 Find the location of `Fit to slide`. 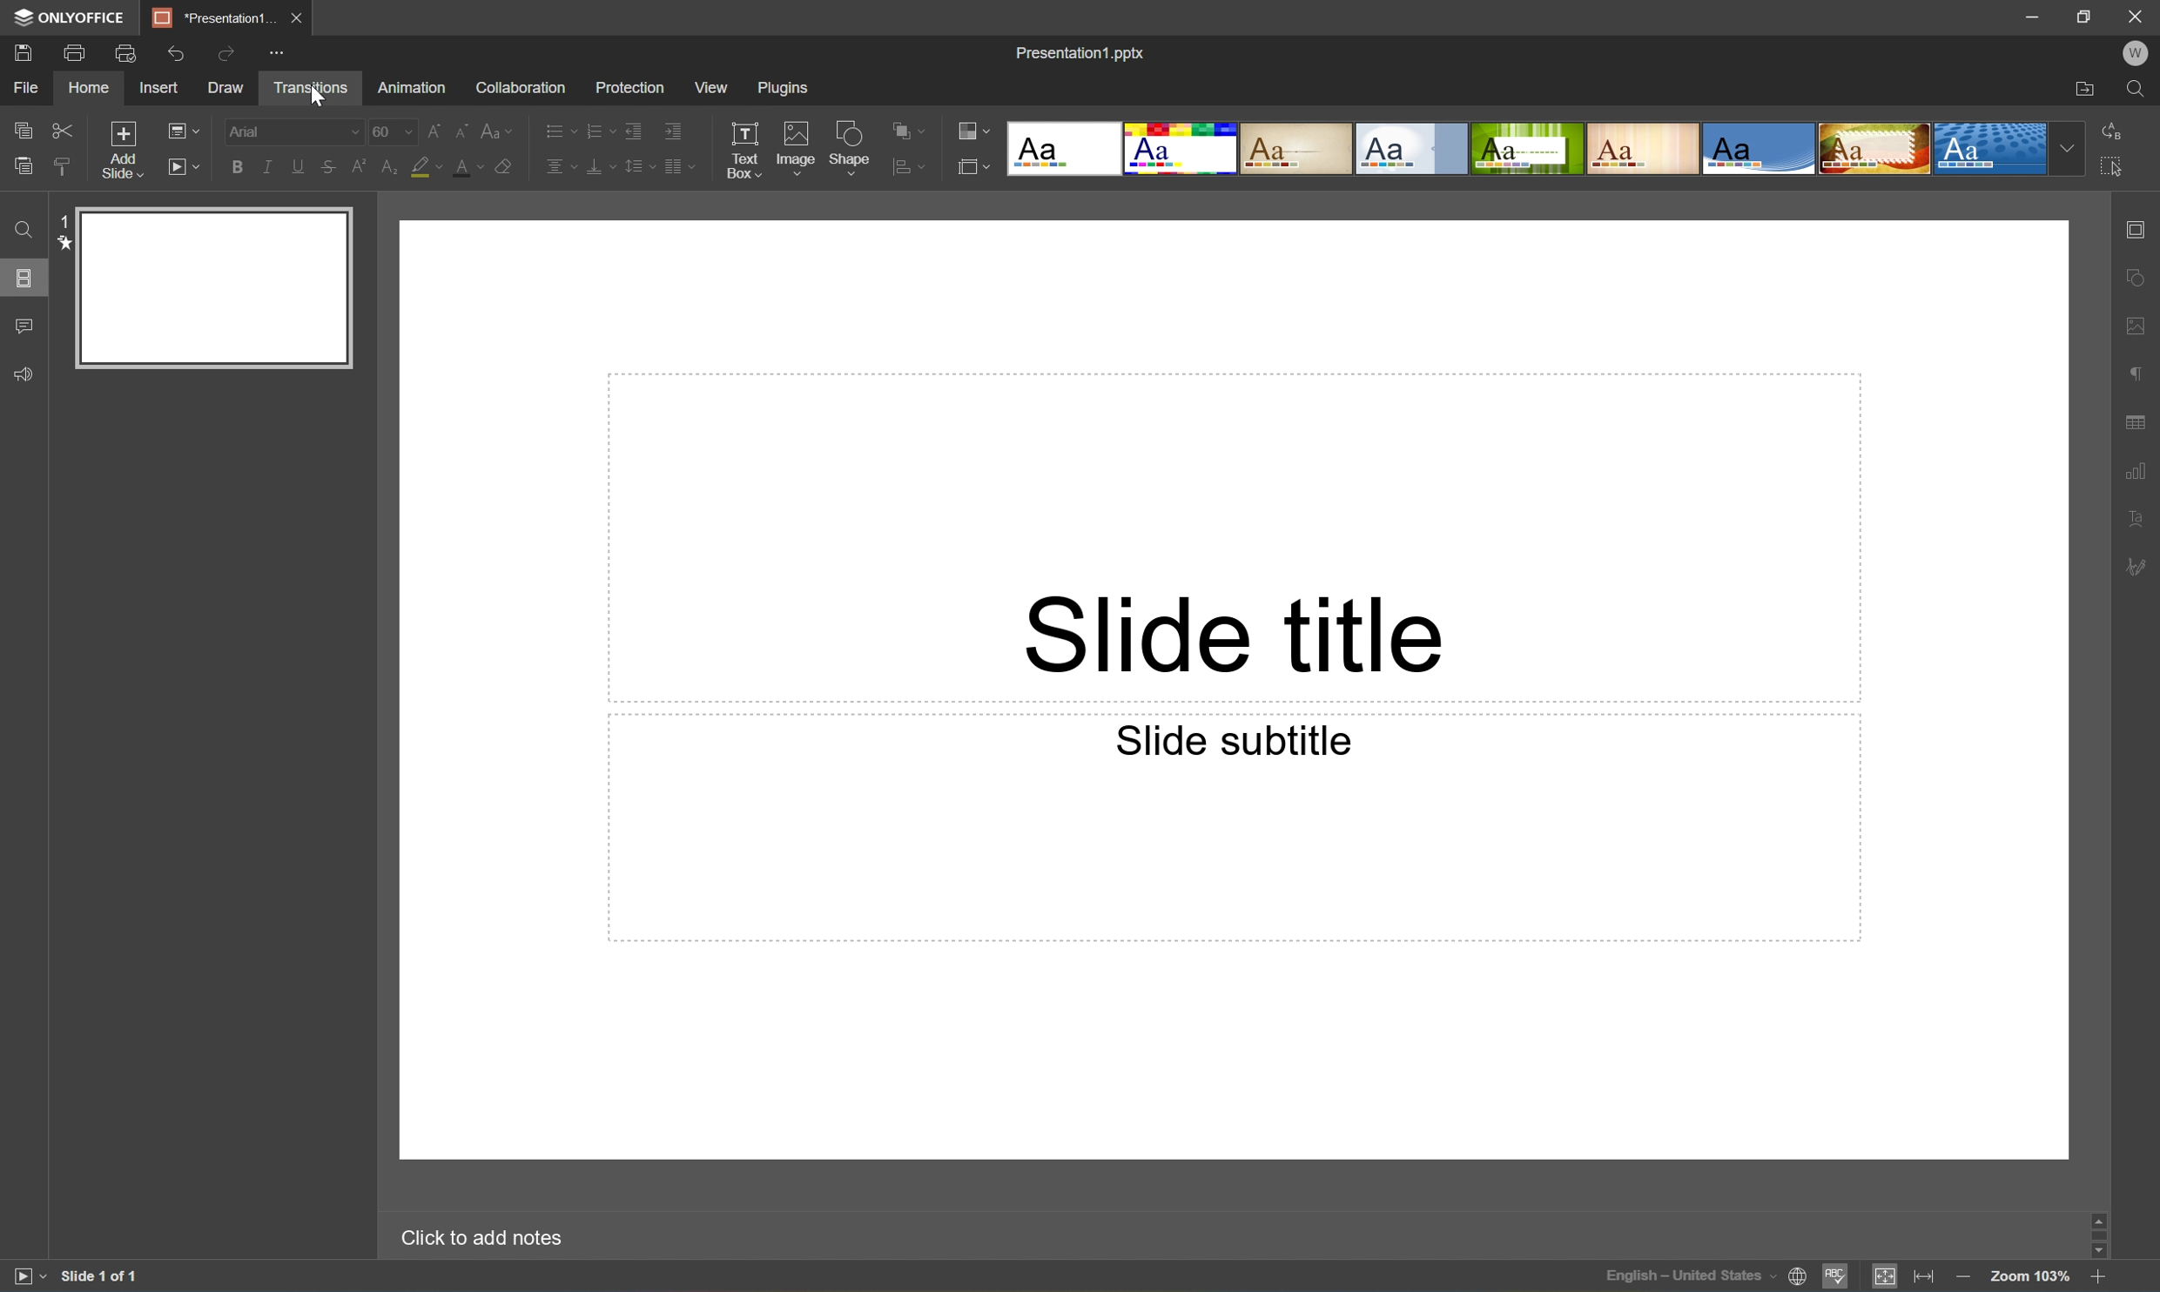

Fit to slide is located at coordinates (1883, 1279).